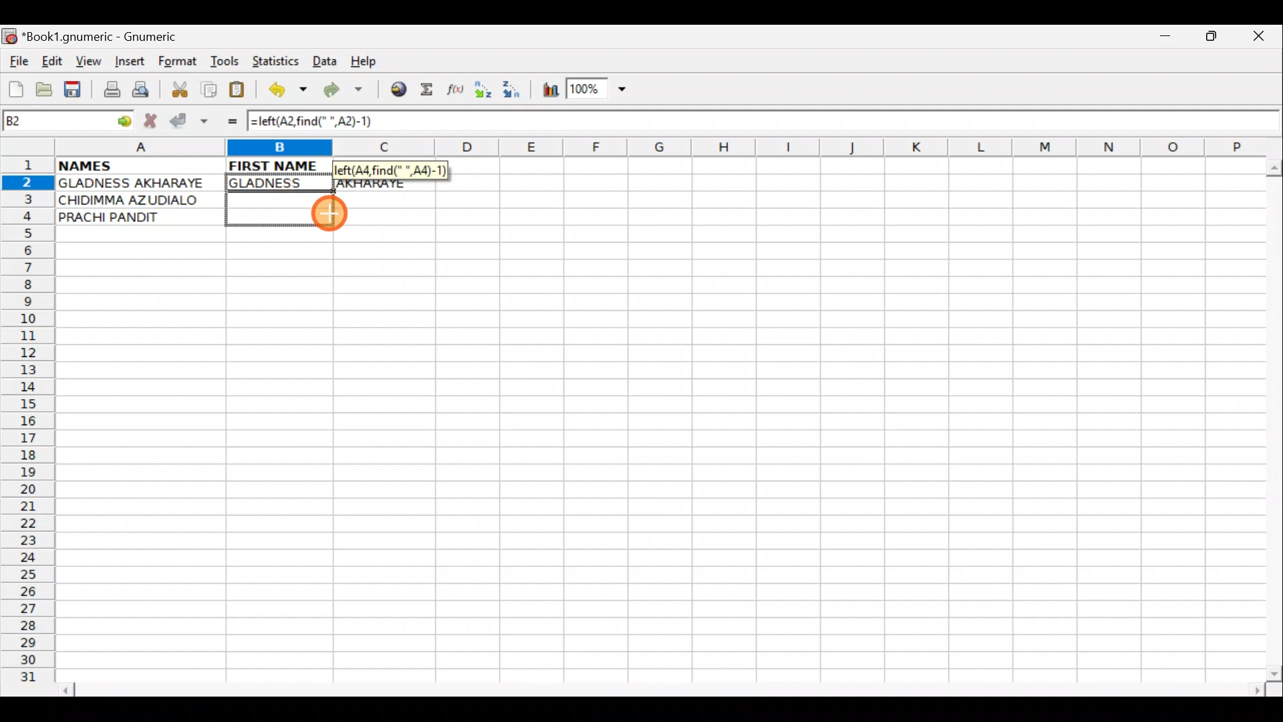 The width and height of the screenshot is (1283, 722). I want to click on File, so click(17, 62).